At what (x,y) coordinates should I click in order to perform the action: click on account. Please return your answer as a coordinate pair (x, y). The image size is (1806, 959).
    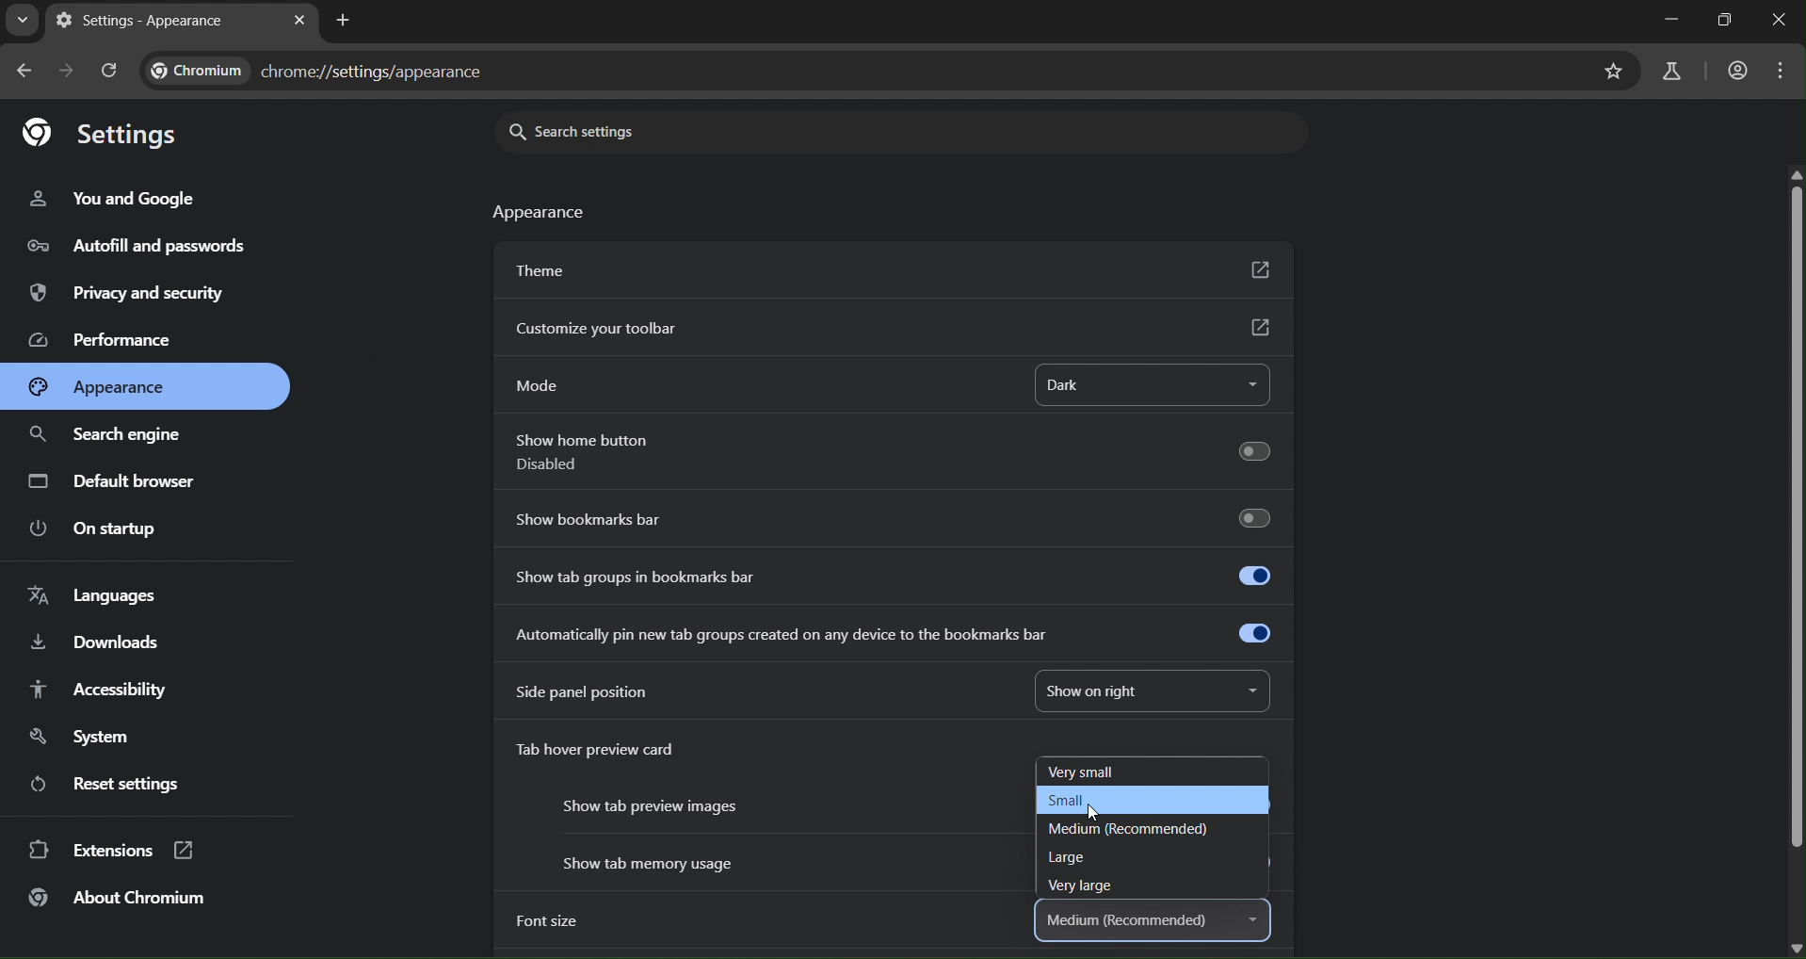
    Looking at the image, I should click on (1736, 72).